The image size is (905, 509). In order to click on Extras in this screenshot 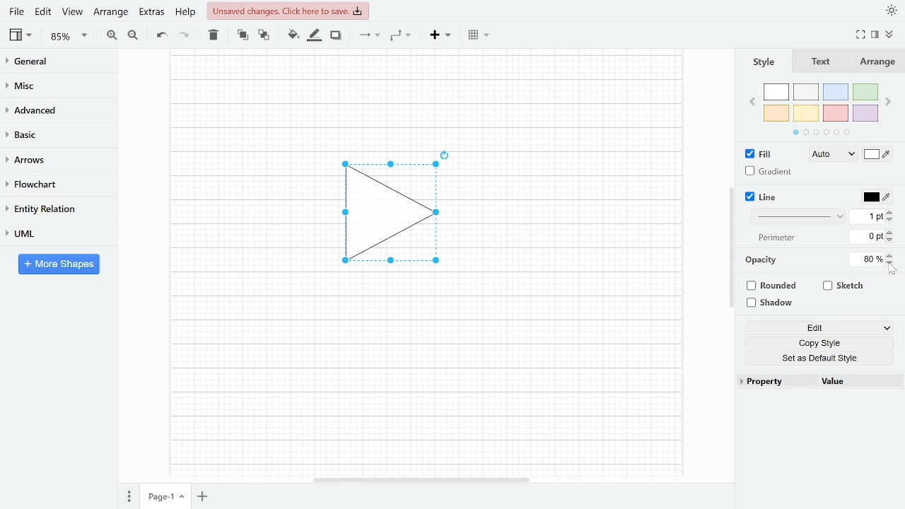, I will do `click(150, 11)`.